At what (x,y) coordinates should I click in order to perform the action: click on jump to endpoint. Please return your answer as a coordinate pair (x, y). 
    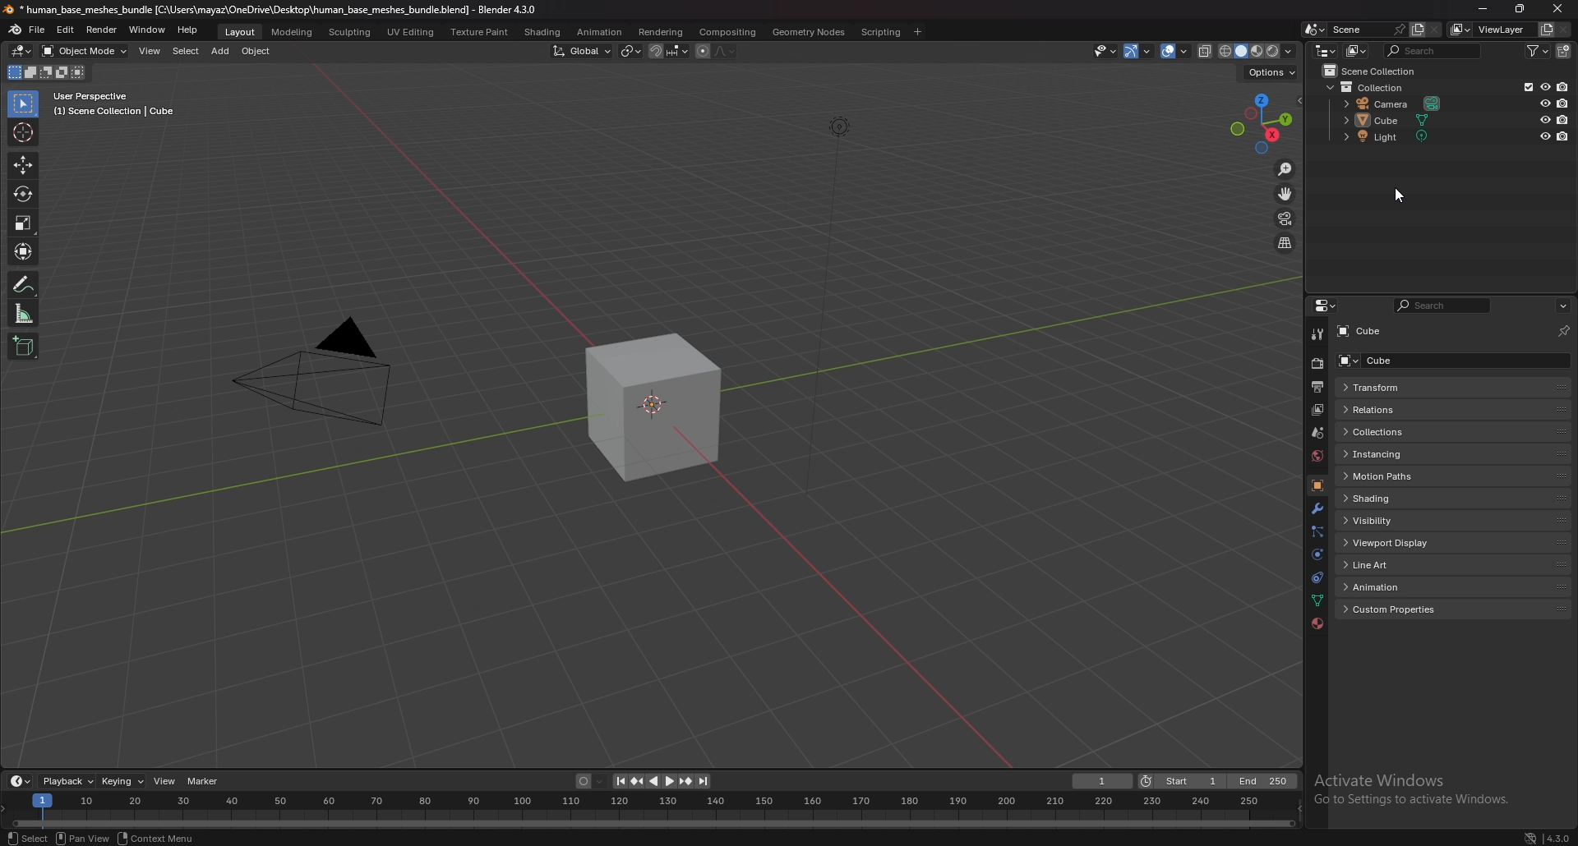
    Looking at the image, I should click on (705, 782).